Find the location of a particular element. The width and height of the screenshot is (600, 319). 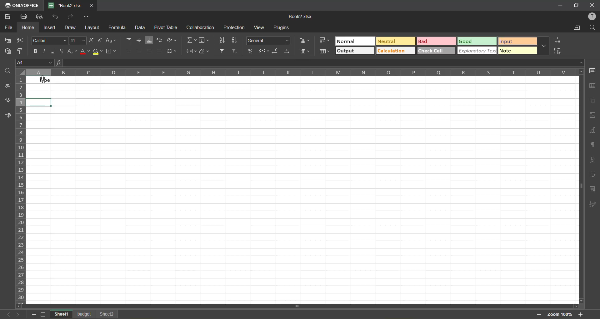

normal is located at coordinates (355, 41).